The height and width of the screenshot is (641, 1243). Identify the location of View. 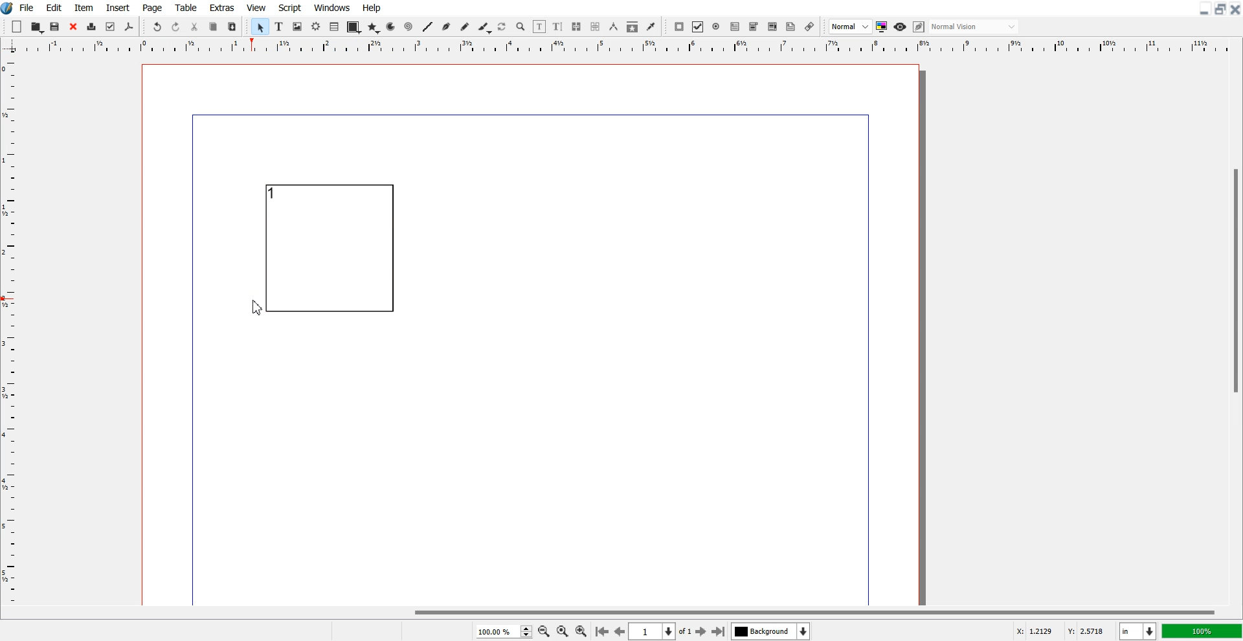
(257, 7).